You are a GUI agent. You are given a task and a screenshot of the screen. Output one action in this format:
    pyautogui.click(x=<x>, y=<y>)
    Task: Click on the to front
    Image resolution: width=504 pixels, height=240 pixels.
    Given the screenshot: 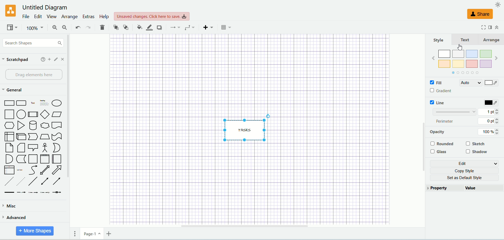 What is the action you would take?
    pyautogui.click(x=115, y=27)
    